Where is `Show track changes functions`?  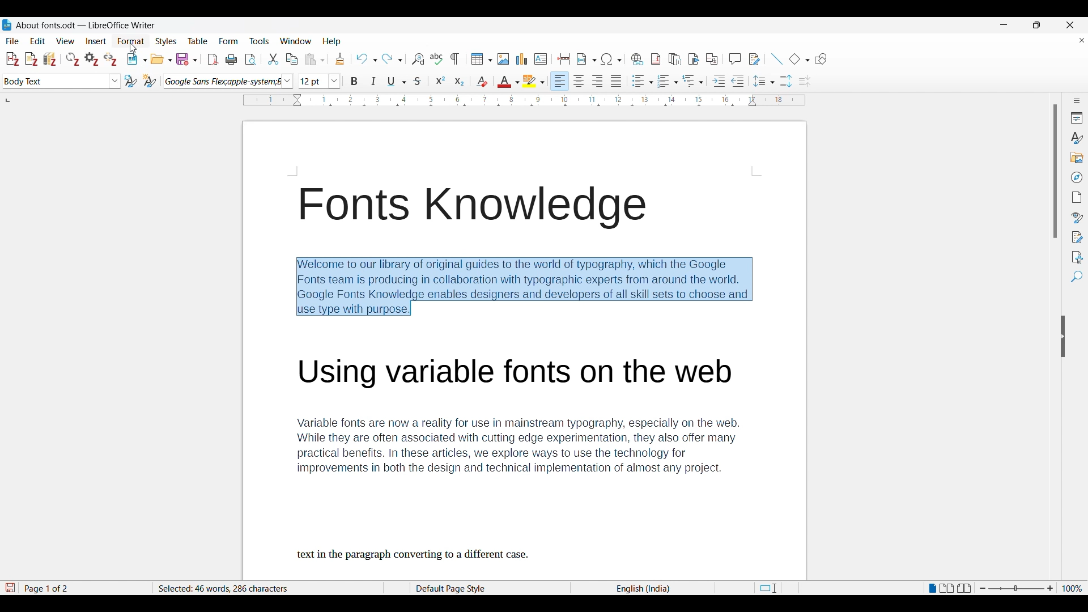
Show track changes functions is located at coordinates (754, 59).